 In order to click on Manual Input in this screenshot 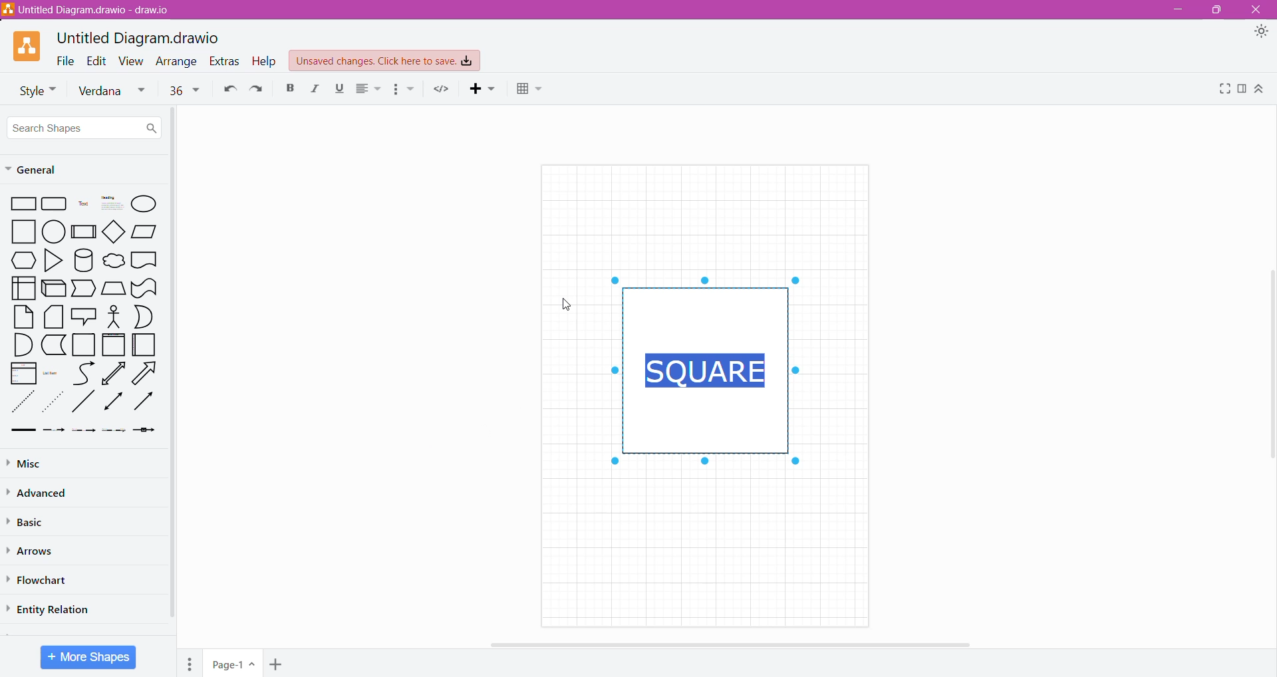, I will do `click(114, 287)`.